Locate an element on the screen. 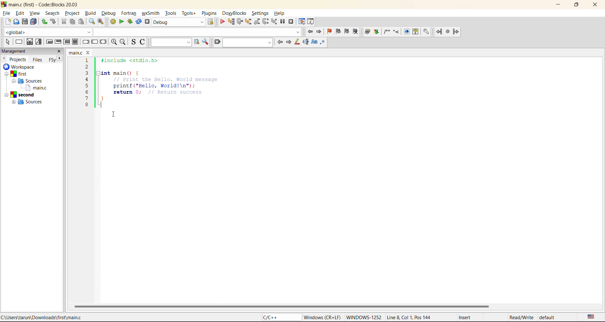 This screenshot has height=322, width=605. build and run is located at coordinates (131, 23).